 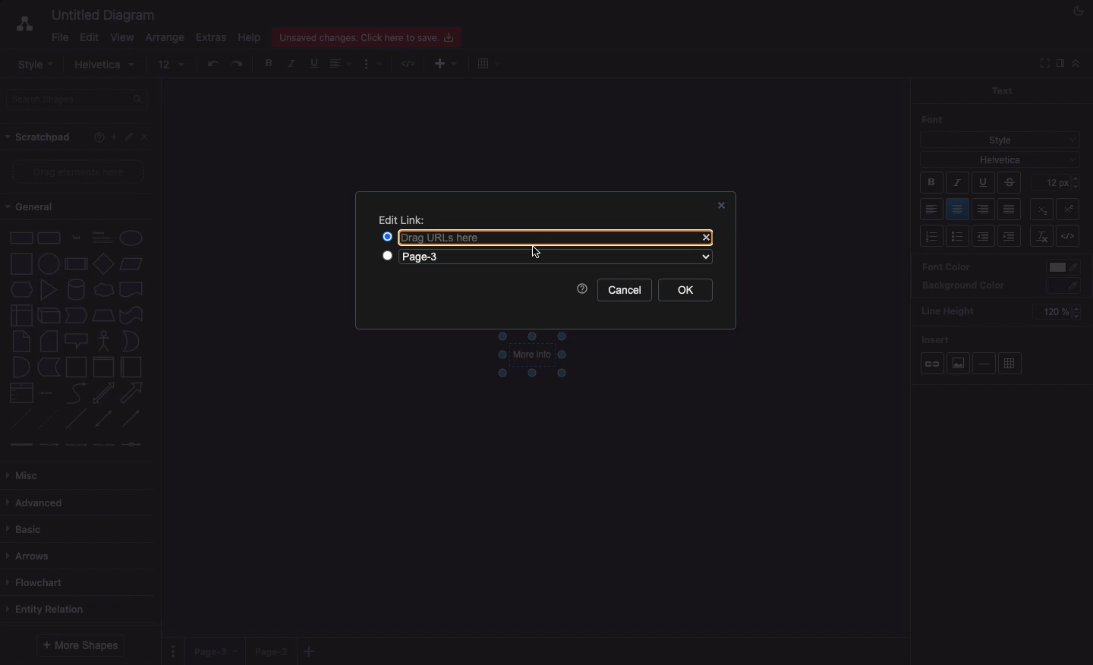 What do you see at coordinates (292, 63) in the screenshot?
I see `Italics` at bounding box center [292, 63].